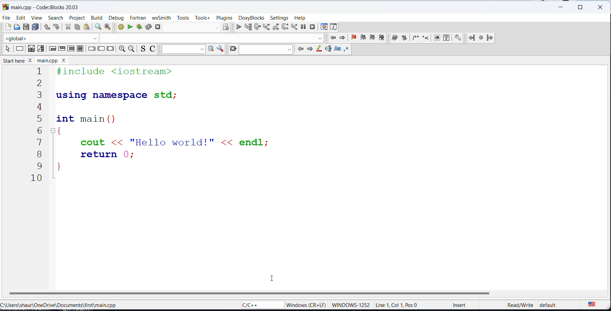 The height and width of the screenshot is (311, 611). Describe the element at coordinates (372, 38) in the screenshot. I see `next bookmark` at that location.